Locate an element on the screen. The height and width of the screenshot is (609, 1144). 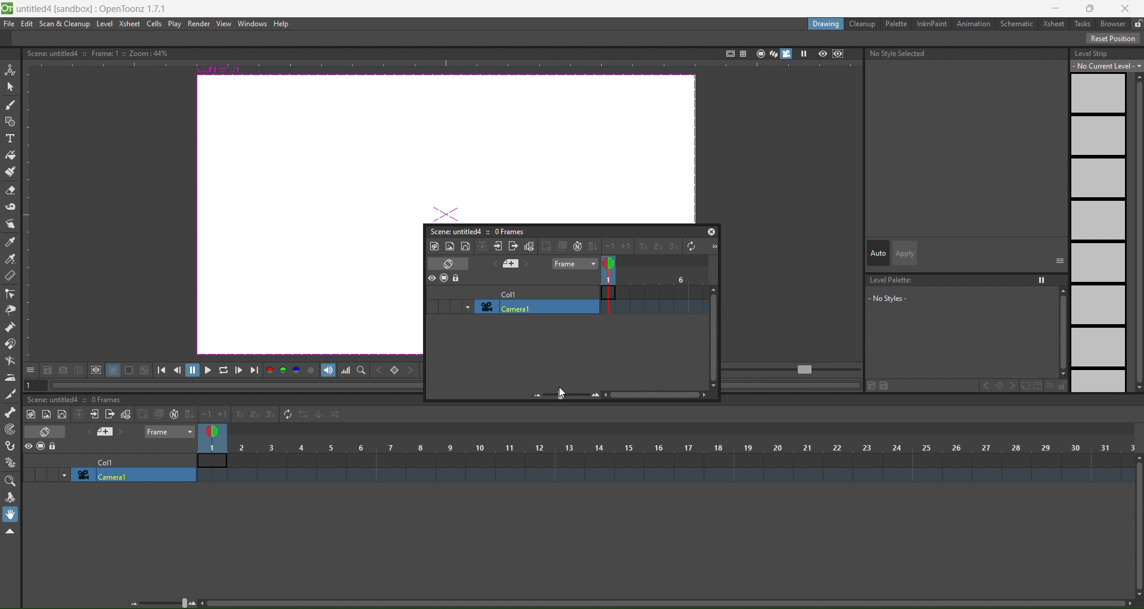
 is located at coordinates (449, 263).